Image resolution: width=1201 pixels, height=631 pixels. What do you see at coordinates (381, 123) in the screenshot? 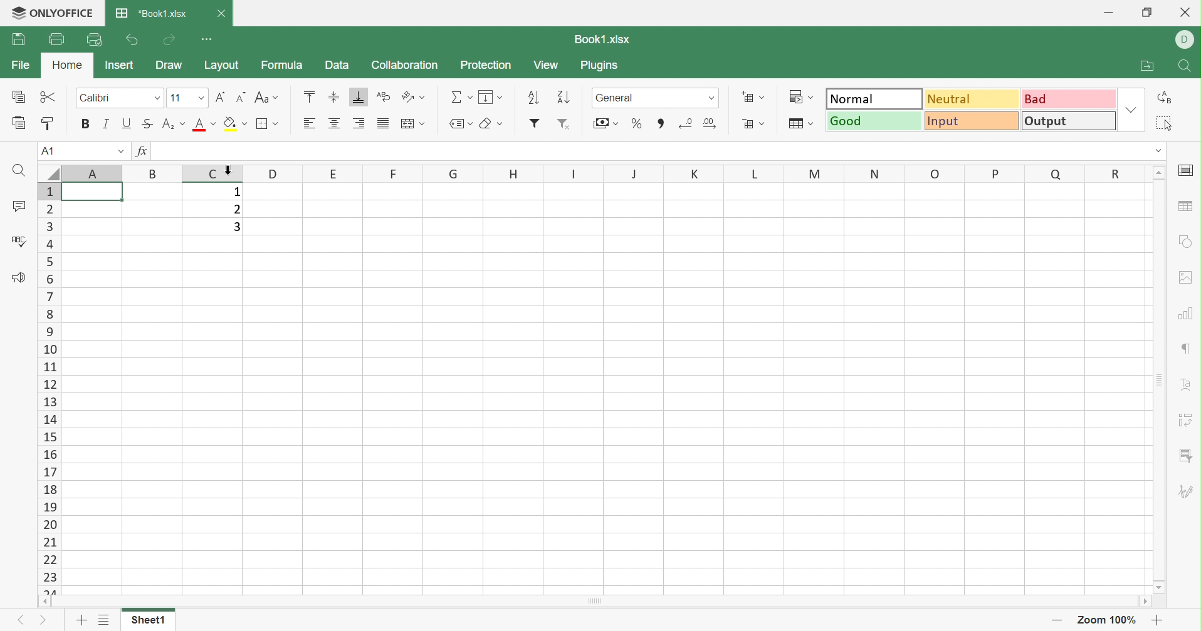
I see `Justified` at bounding box center [381, 123].